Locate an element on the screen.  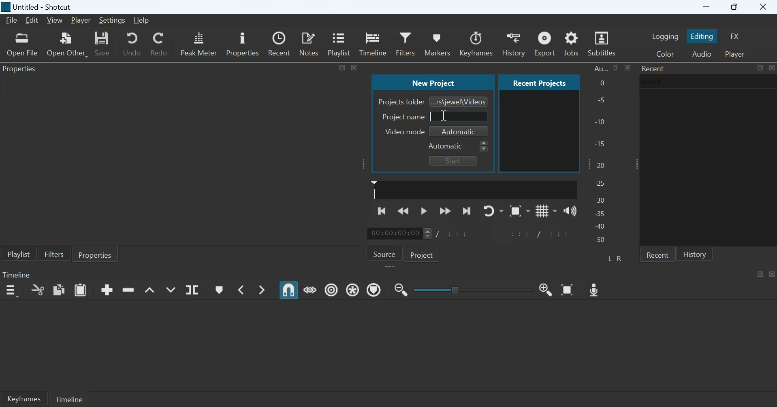
Record Audio is located at coordinates (595, 289).